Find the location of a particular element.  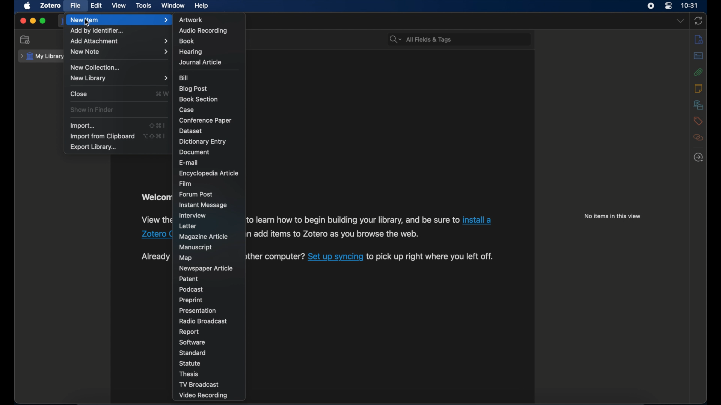

show in finder is located at coordinates (92, 110).